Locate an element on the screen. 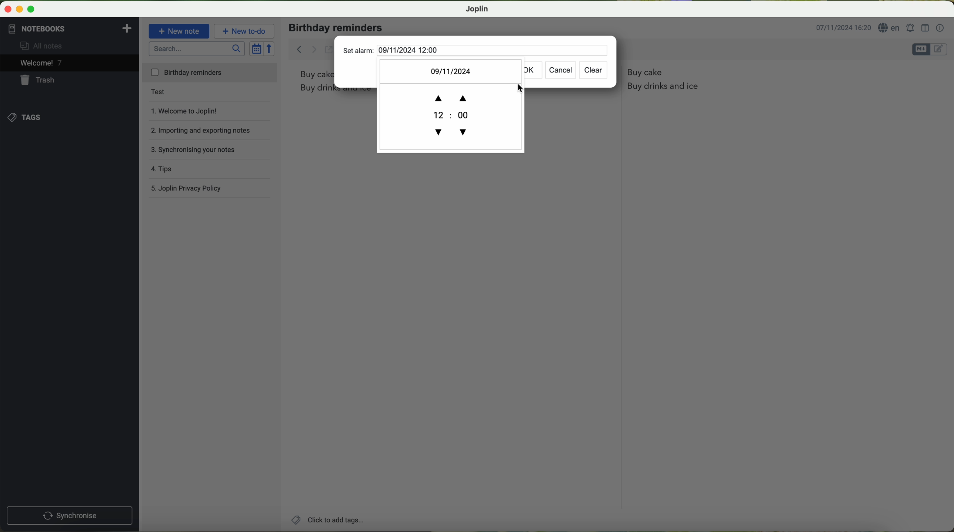 This screenshot has width=954, height=532. welcome to Joplin is located at coordinates (194, 111).